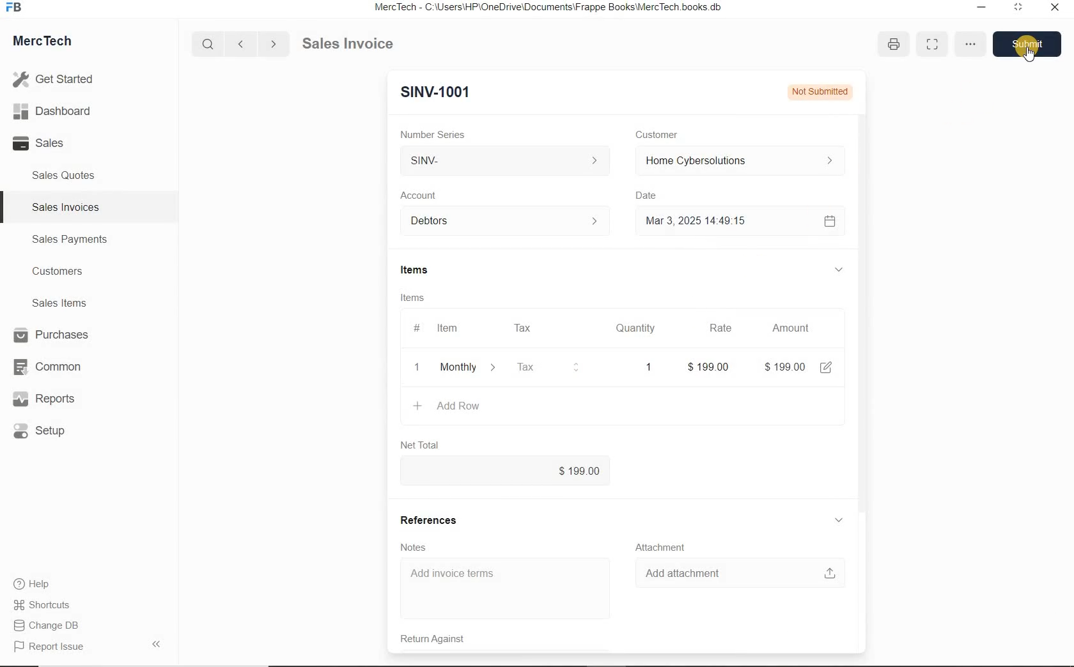 This screenshot has height=667, width=1074. I want to click on SINV-, so click(504, 161).